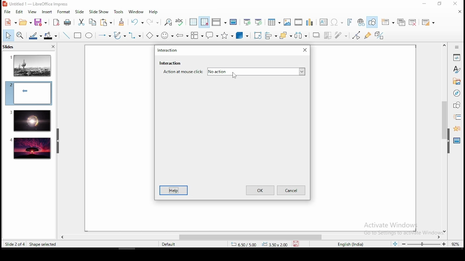 Image resolution: width=465 pixels, height=261 pixels. Describe the element at coordinates (52, 47) in the screenshot. I see `close` at that location.